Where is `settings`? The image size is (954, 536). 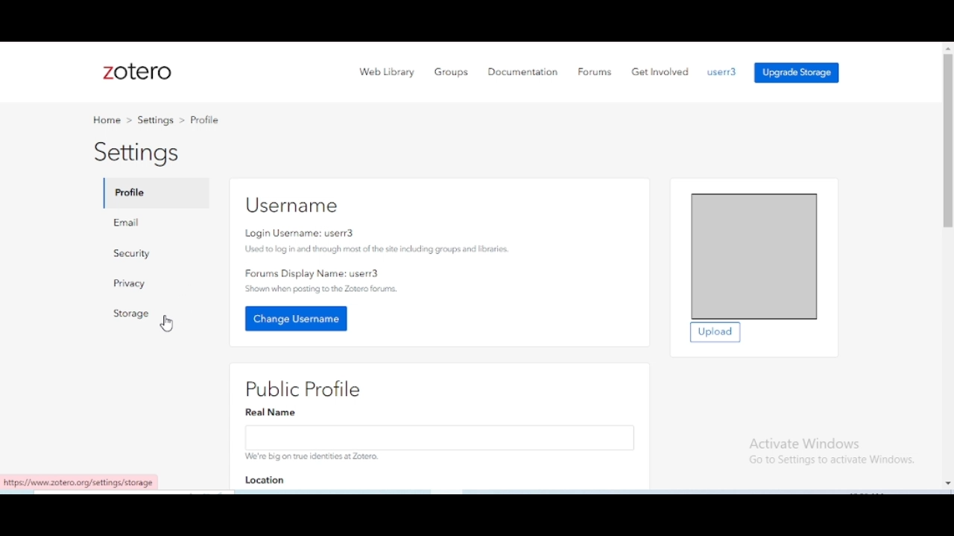 settings is located at coordinates (157, 120).